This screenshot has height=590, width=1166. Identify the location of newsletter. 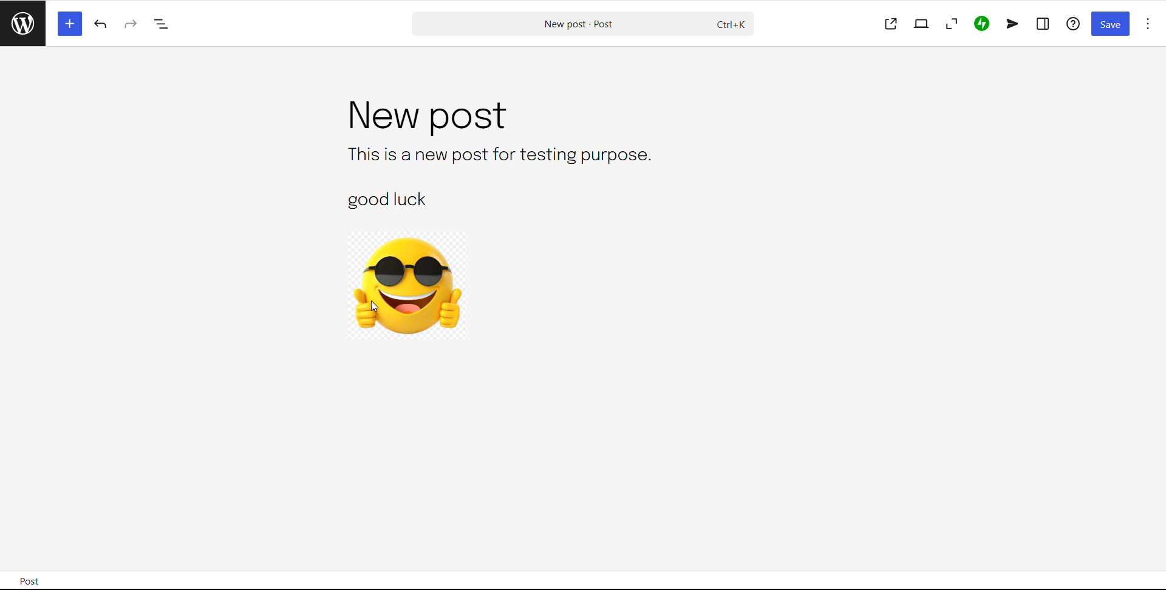
(1012, 24).